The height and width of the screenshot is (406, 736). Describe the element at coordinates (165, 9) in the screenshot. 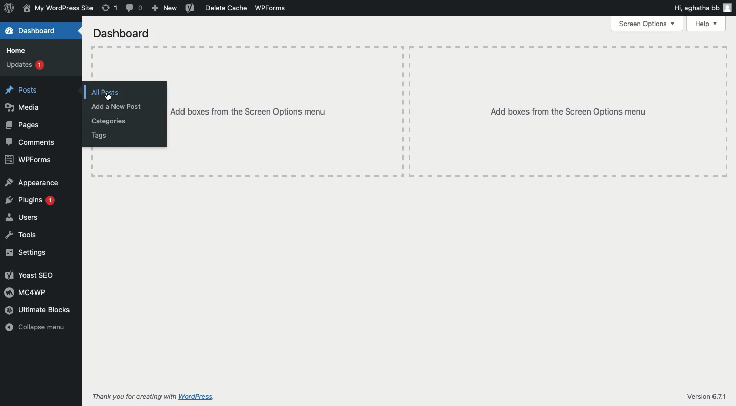

I see `New` at that location.